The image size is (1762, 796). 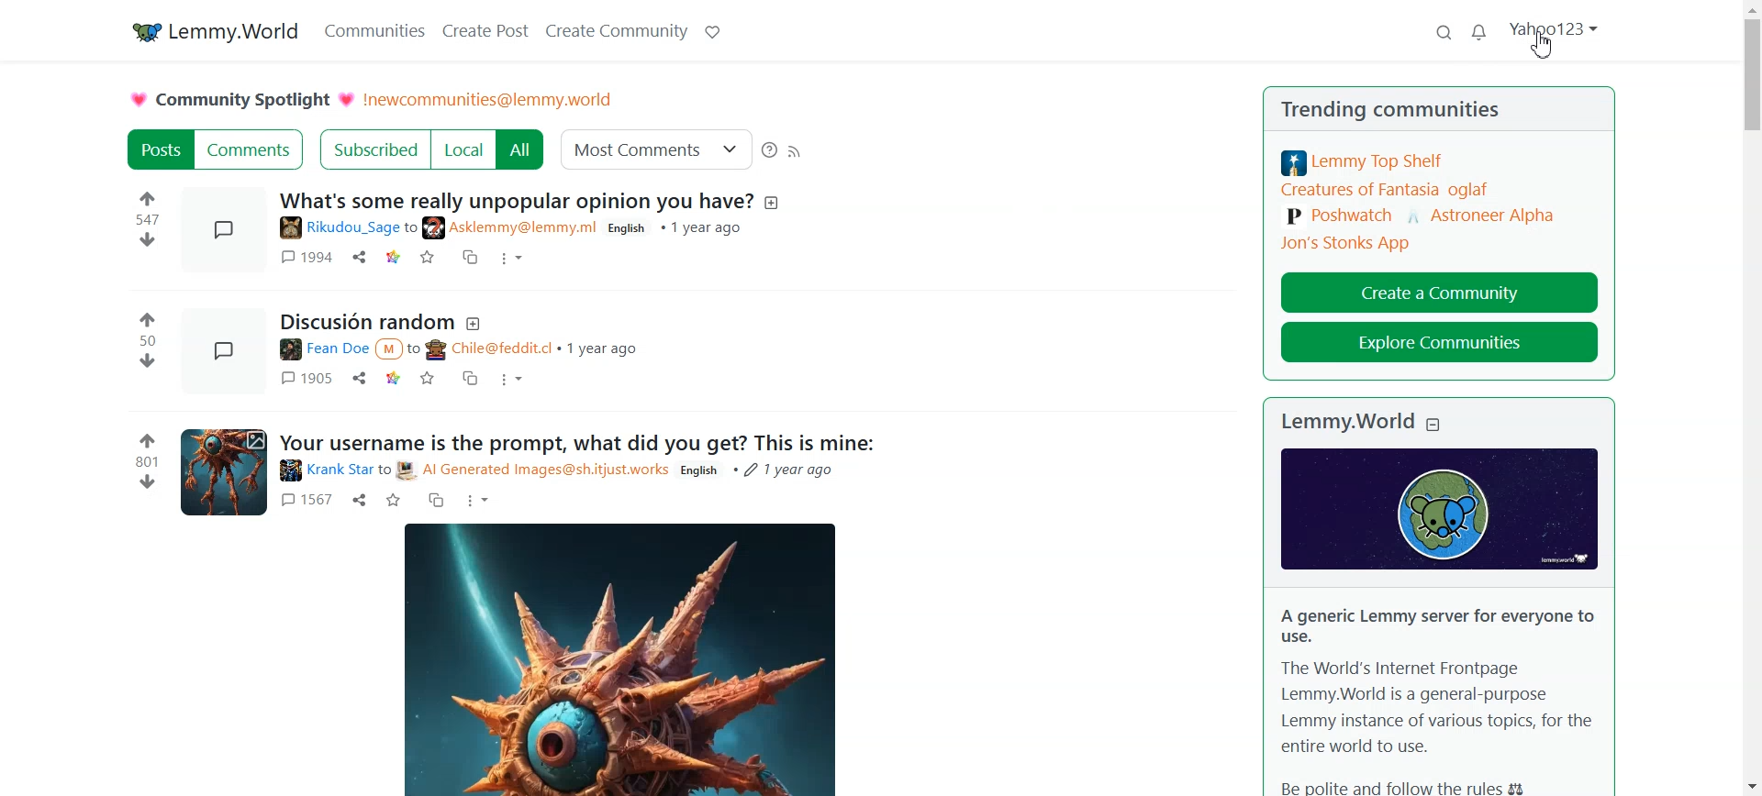 I want to click on Your username is the prompt, what did you get? This is mine:, so click(x=577, y=442).